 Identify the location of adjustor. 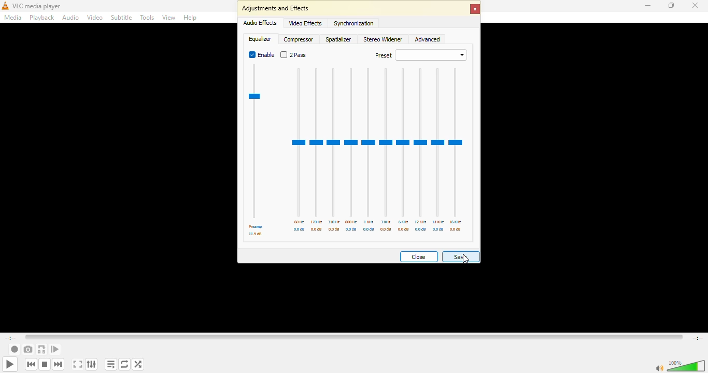
(369, 142).